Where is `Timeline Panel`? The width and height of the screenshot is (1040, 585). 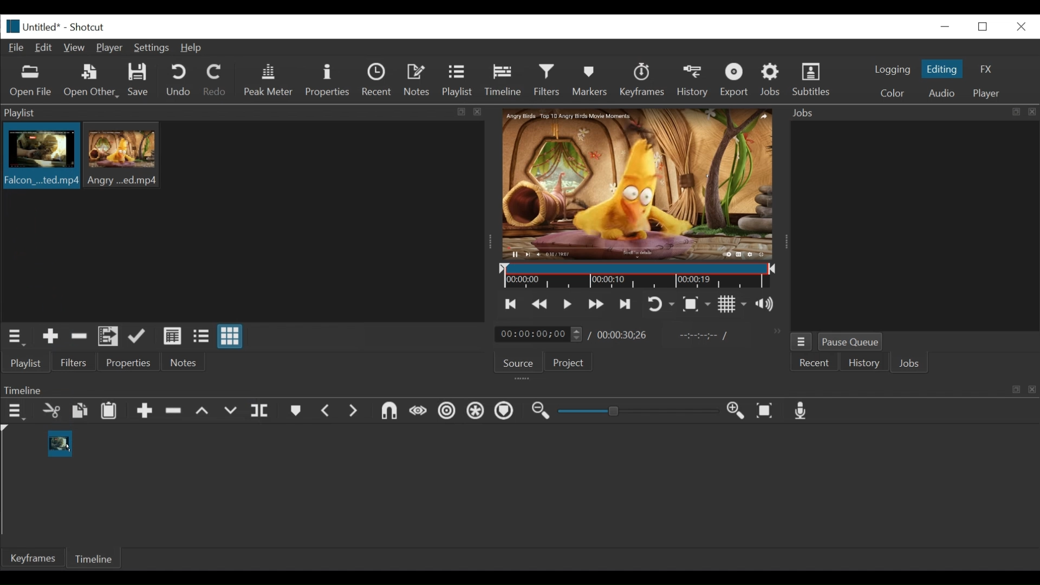 Timeline Panel is located at coordinates (518, 389).